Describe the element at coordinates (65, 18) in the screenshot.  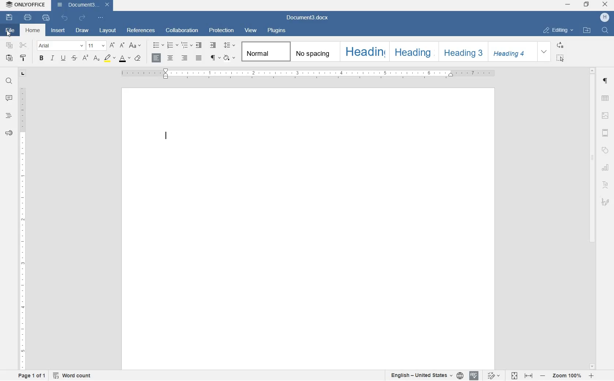
I see `undo` at that location.